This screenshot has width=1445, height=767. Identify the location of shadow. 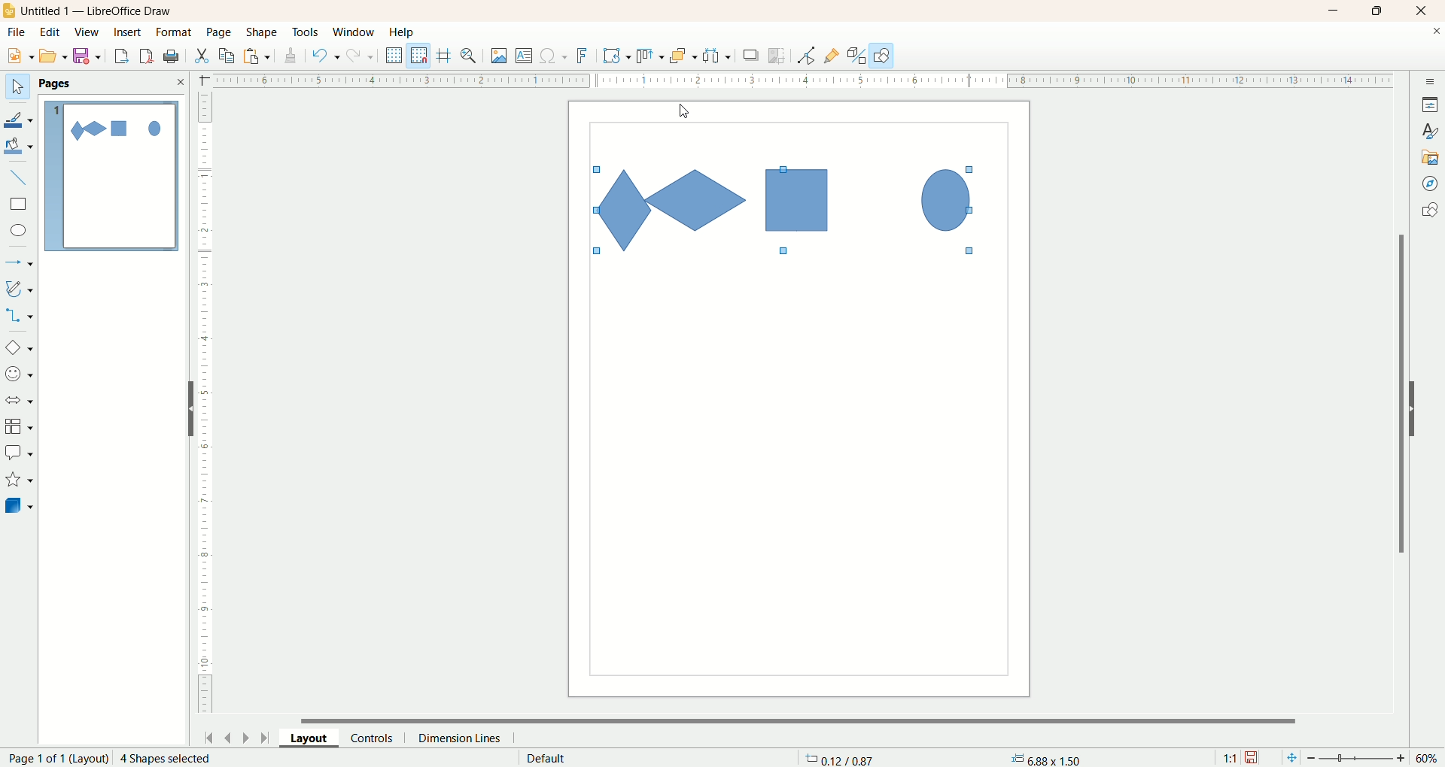
(751, 55).